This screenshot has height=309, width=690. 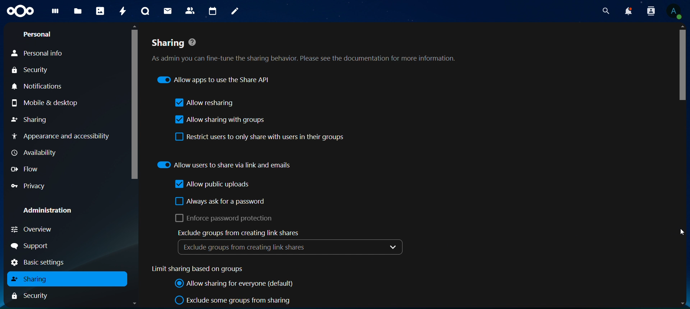 What do you see at coordinates (37, 228) in the screenshot?
I see `overview` at bounding box center [37, 228].